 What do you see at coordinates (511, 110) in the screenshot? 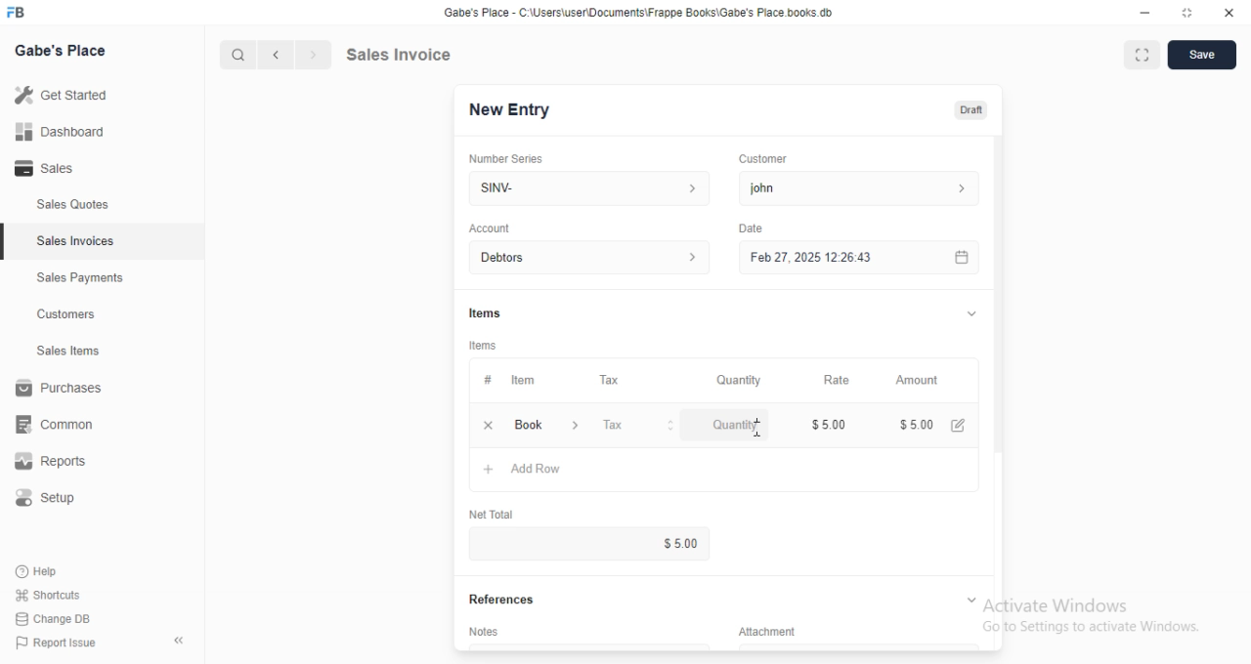
I see `New Entry` at bounding box center [511, 110].